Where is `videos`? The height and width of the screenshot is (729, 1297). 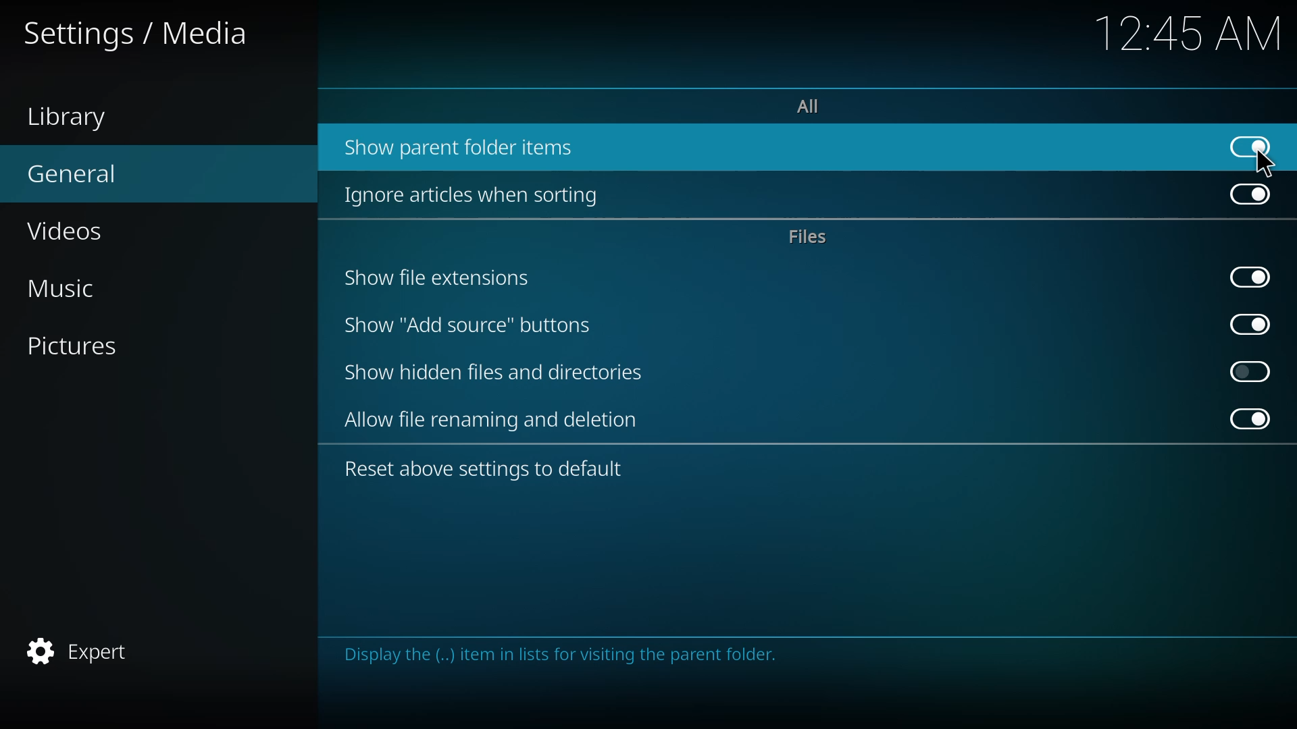
videos is located at coordinates (70, 230).